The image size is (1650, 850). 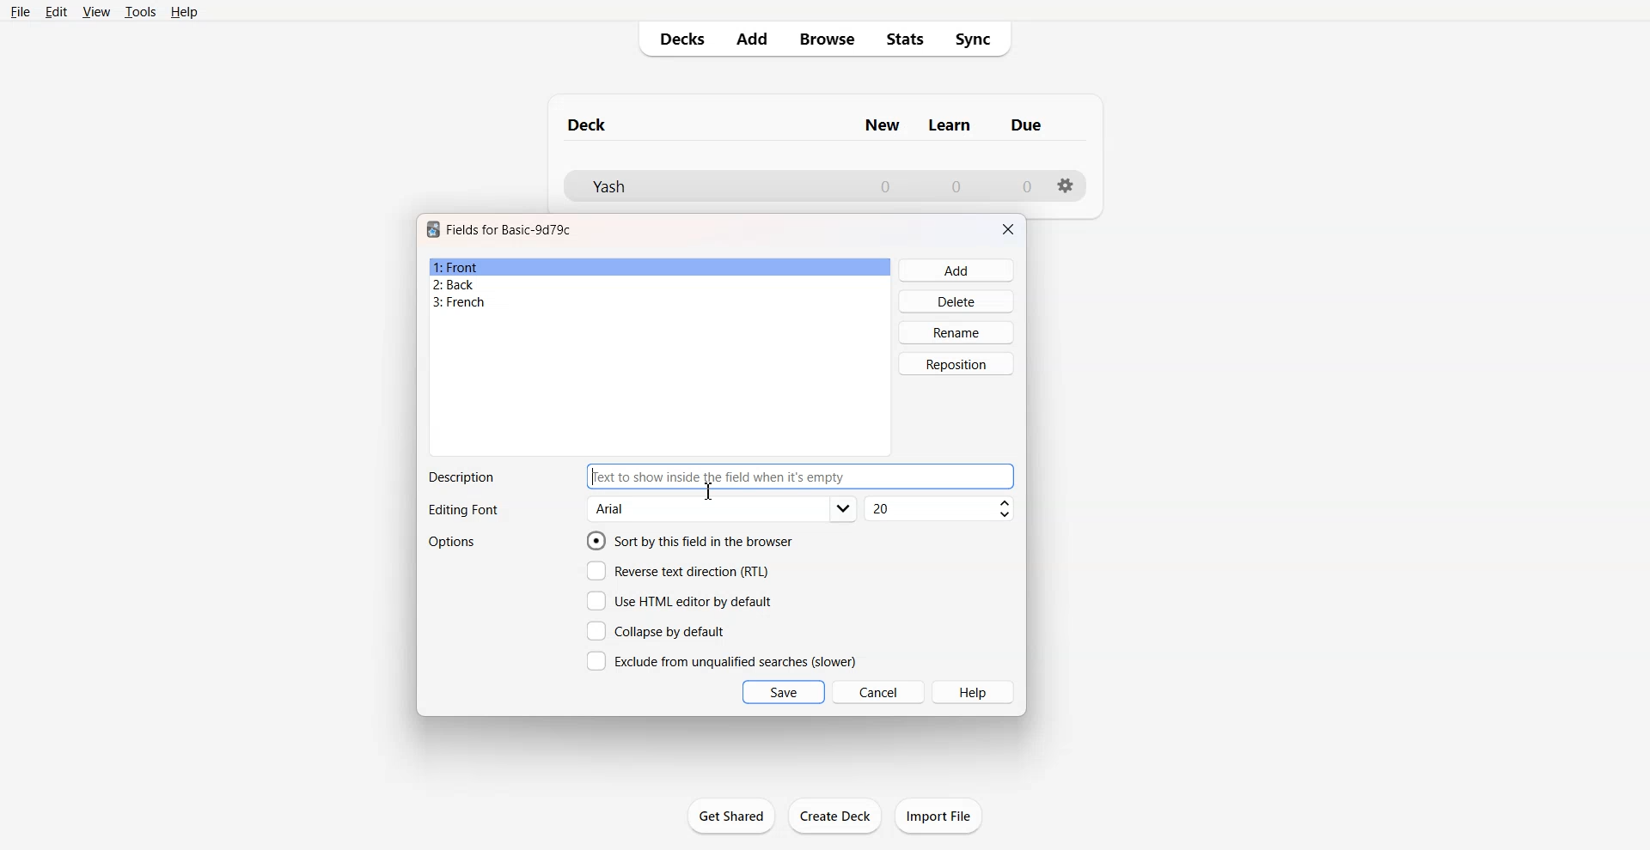 What do you see at coordinates (659, 284) in the screenshot?
I see `Back` at bounding box center [659, 284].